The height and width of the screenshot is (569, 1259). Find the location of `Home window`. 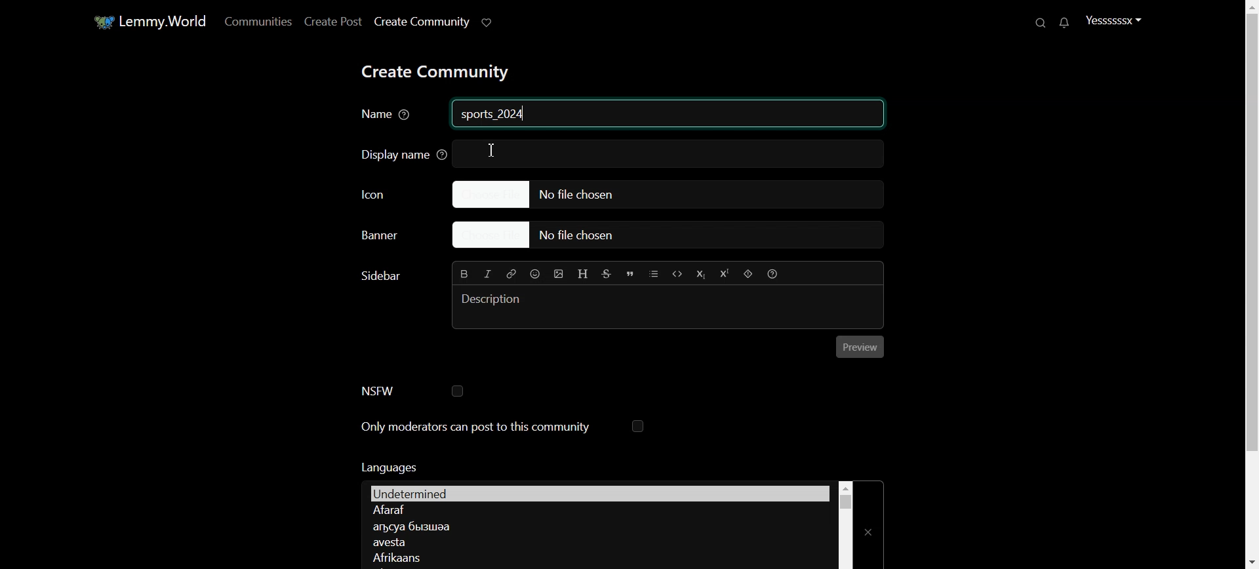

Home window is located at coordinates (148, 20).